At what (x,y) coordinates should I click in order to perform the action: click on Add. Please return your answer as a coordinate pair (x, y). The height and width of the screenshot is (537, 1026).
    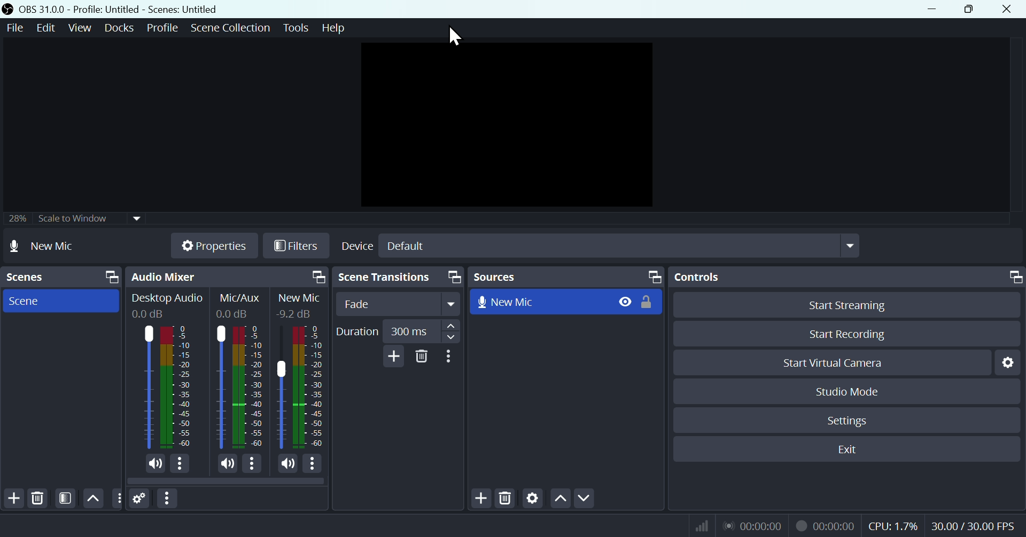
    Looking at the image, I should click on (483, 499).